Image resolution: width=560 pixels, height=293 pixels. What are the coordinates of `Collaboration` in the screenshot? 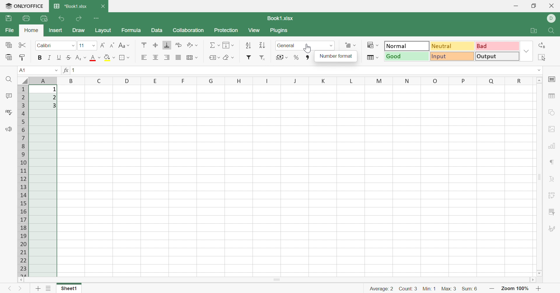 It's located at (188, 31).